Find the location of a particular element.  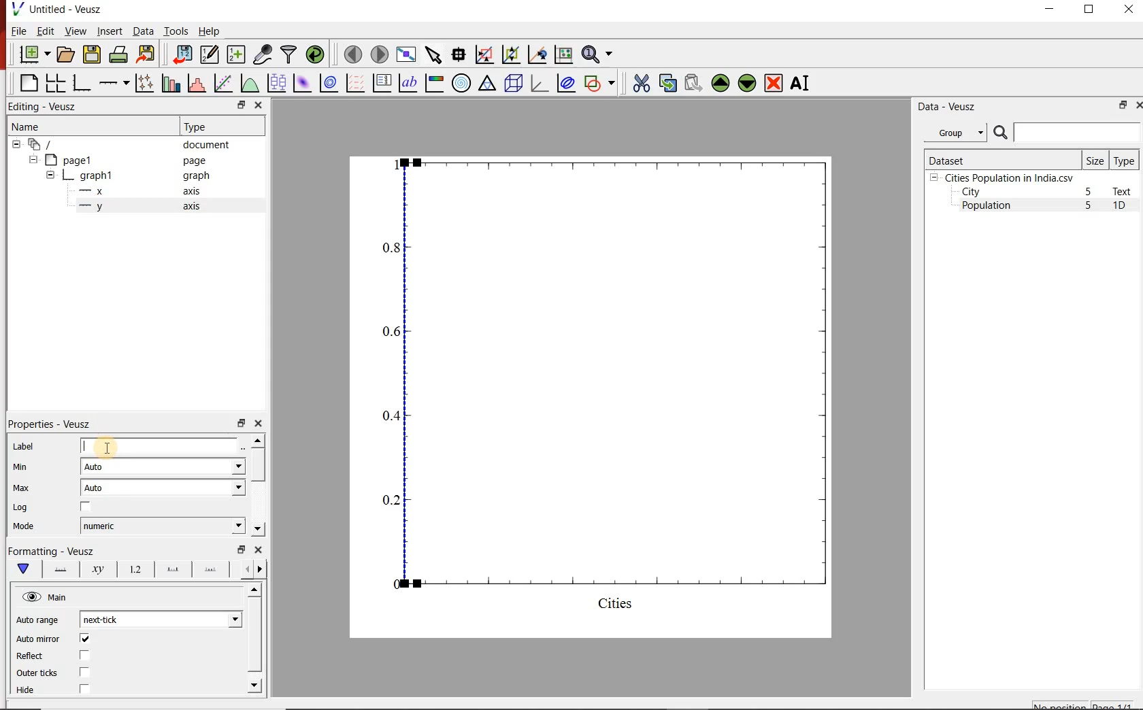

Add an axis to the plot is located at coordinates (114, 81).